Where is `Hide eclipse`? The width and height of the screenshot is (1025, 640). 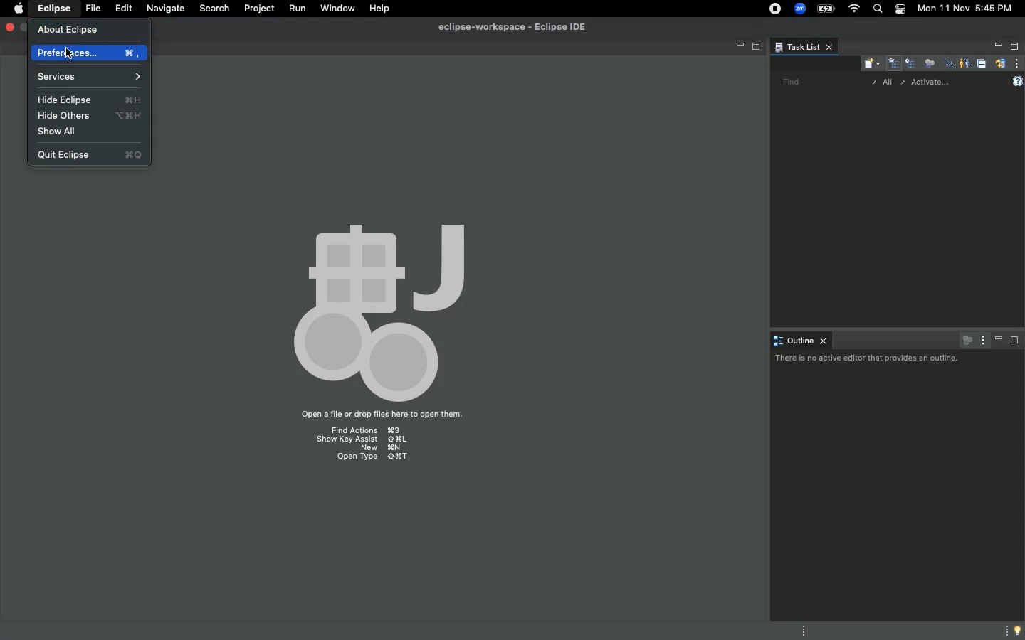
Hide eclipse is located at coordinates (90, 100).